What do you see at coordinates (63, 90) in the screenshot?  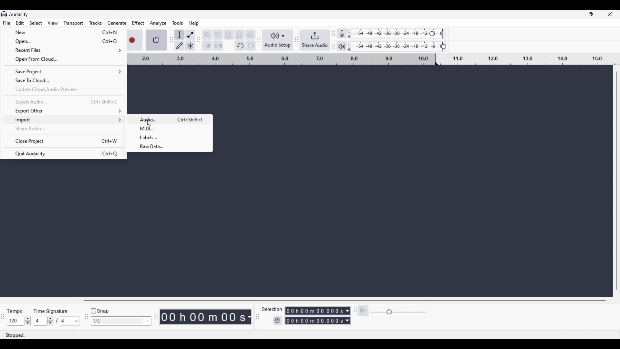 I see `Update cloud audio preview` at bounding box center [63, 90].